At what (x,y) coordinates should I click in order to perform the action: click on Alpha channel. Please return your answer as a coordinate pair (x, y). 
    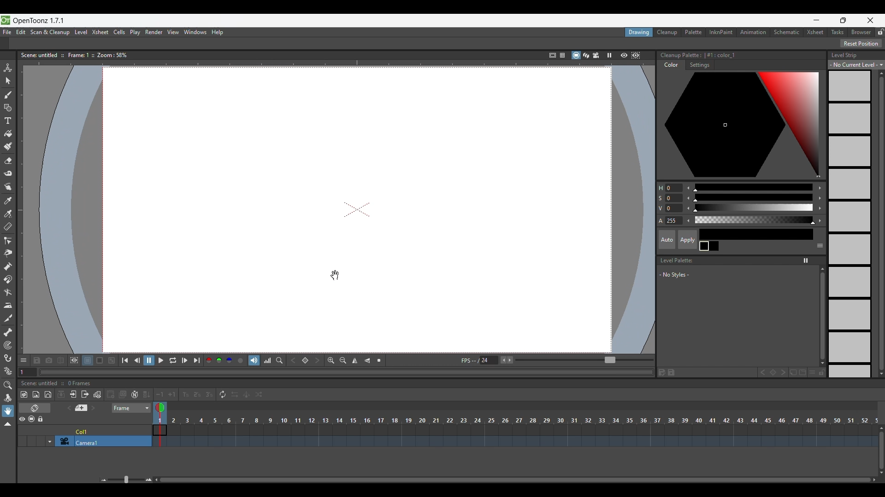
    Looking at the image, I should click on (241, 360).